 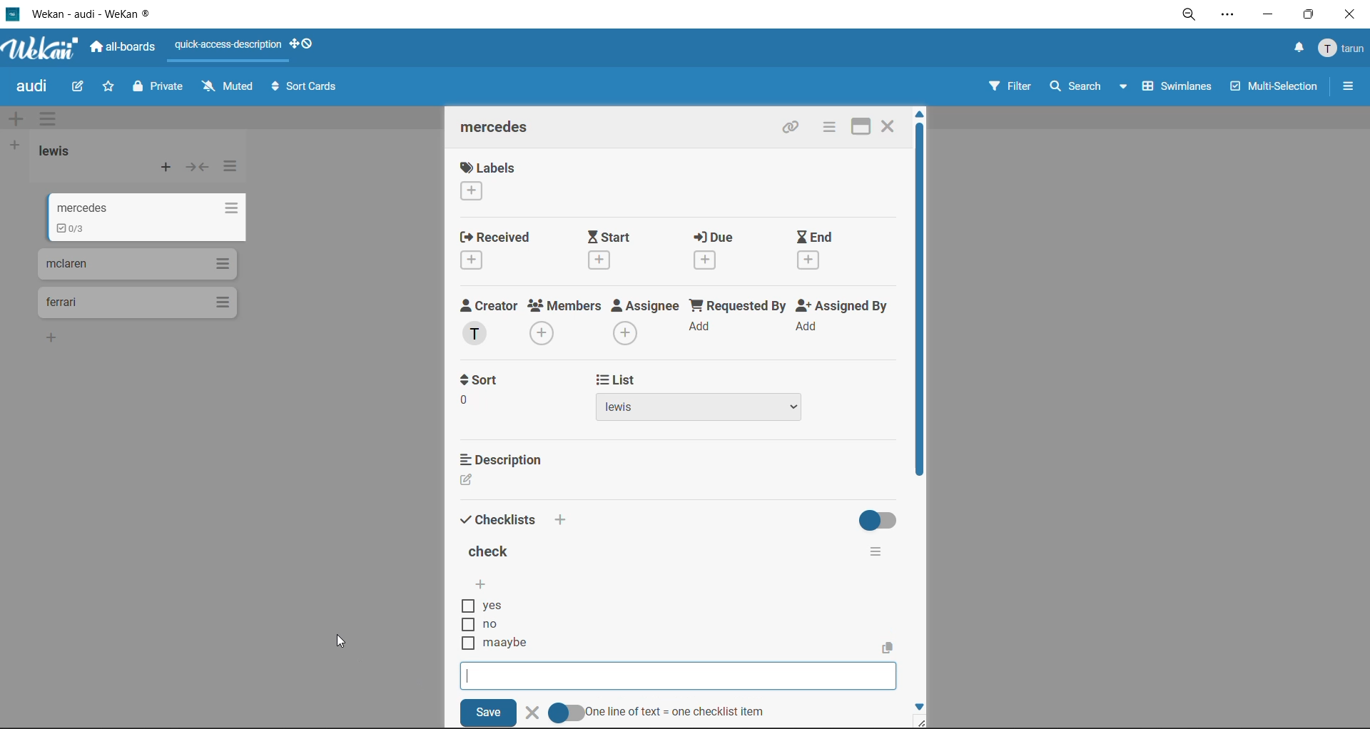 What do you see at coordinates (88, 15) in the screenshot?
I see `app title` at bounding box center [88, 15].